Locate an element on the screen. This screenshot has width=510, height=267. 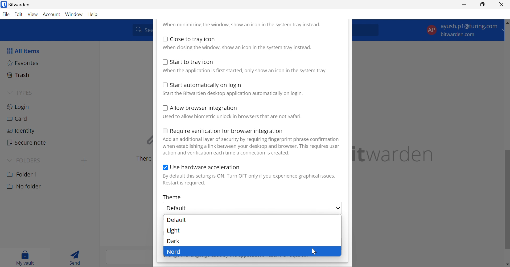
Search vault is located at coordinates (141, 29).